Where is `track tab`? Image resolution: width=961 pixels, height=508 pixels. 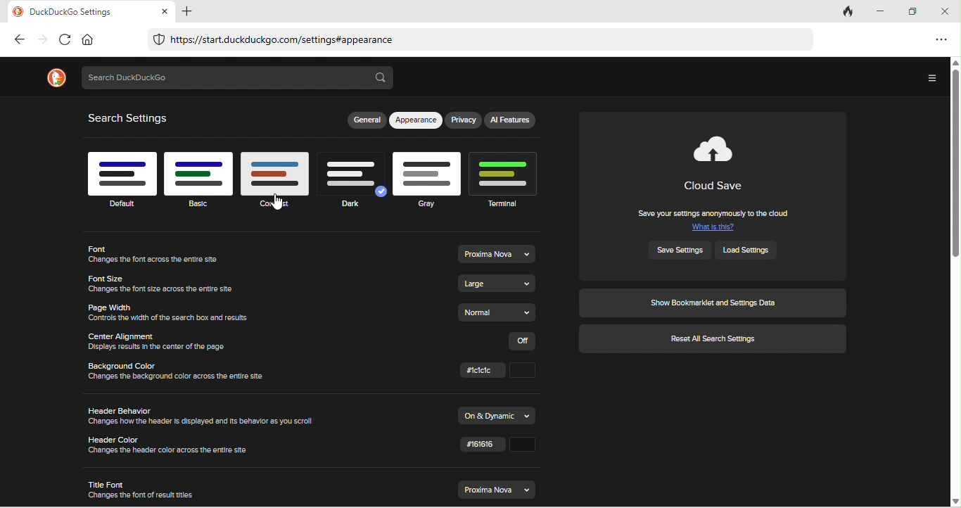 track tab is located at coordinates (849, 13).